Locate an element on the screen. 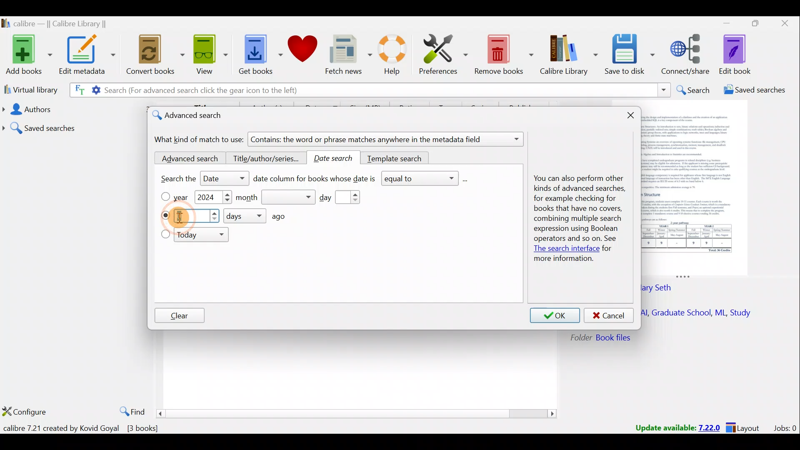 The height and width of the screenshot is (450, 800). Get books is located at coordinates (257, 53).